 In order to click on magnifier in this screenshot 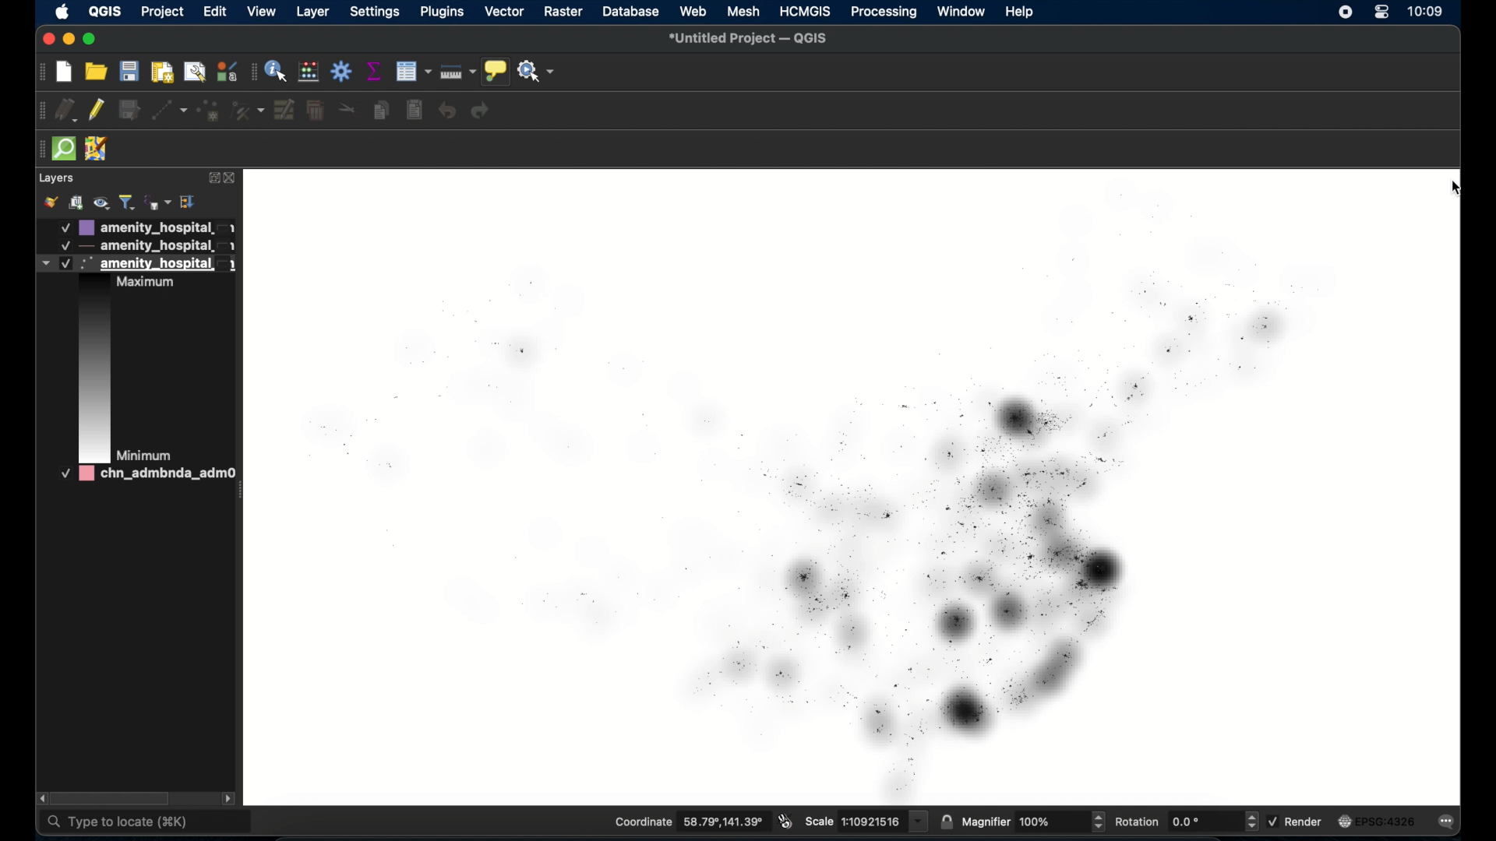, I will do `click(1032, 822)`.